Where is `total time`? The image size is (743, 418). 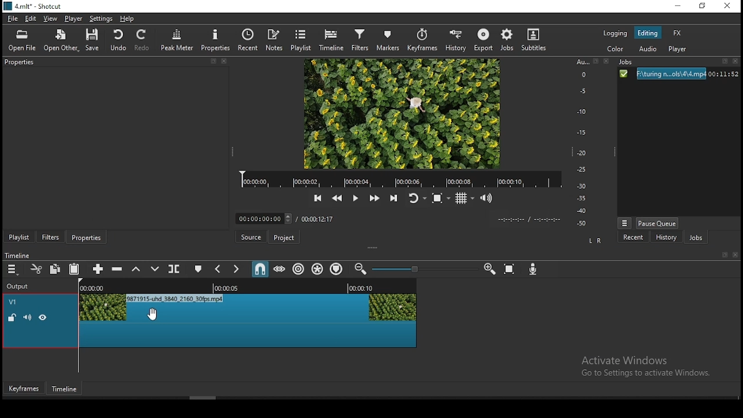 total time is located at coordinates (318, 219).